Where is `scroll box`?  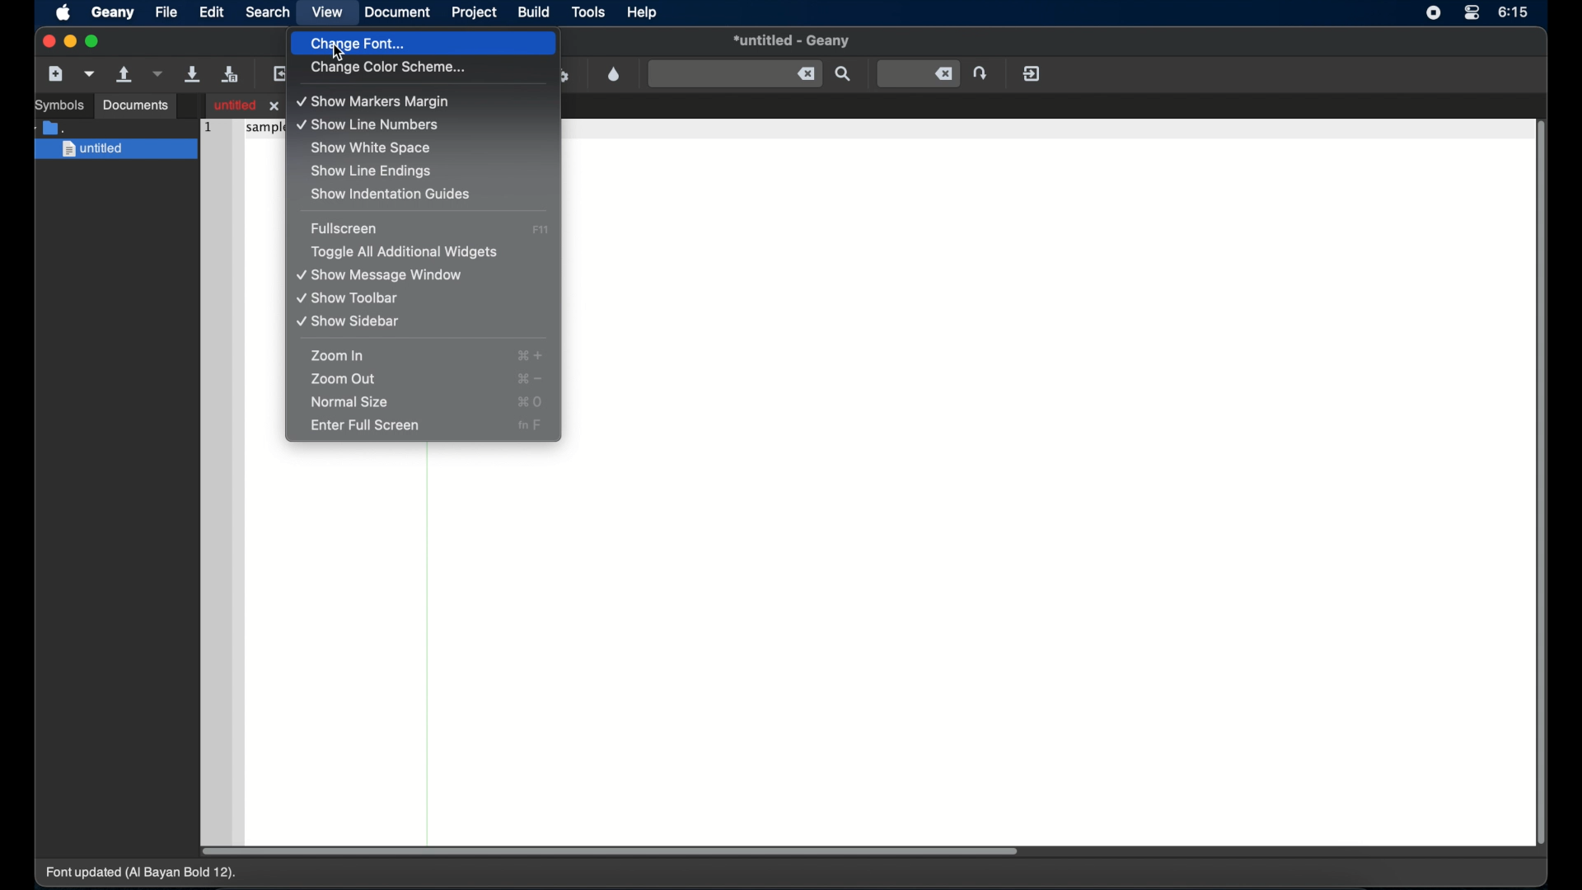 scroll box is located at coordinates (610, 851).